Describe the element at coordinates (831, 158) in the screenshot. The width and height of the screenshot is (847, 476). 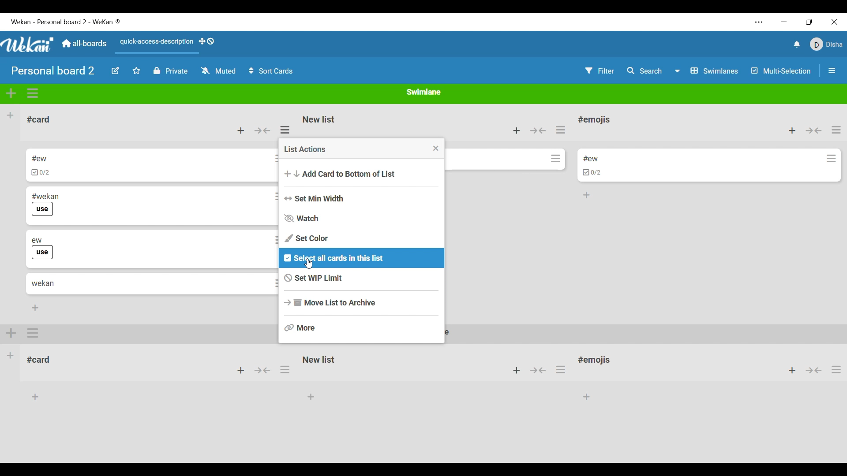
I see `Card actions` at that location.